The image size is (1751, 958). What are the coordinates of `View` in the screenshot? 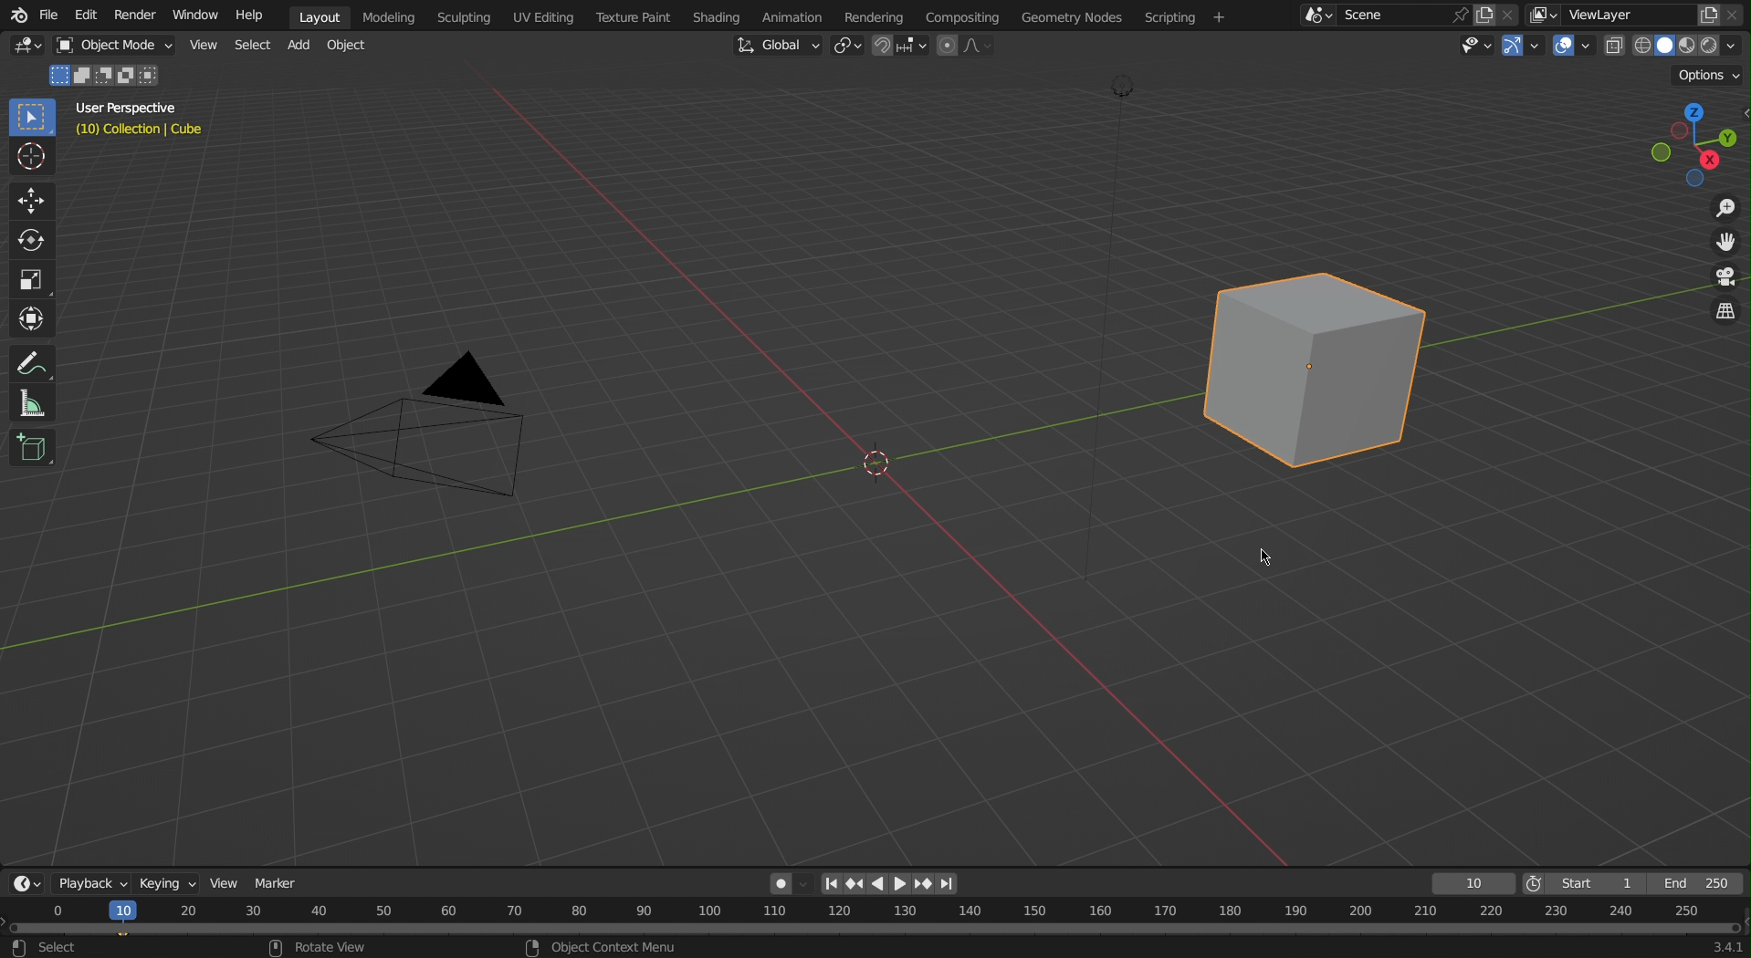 It's located at (224, 881).